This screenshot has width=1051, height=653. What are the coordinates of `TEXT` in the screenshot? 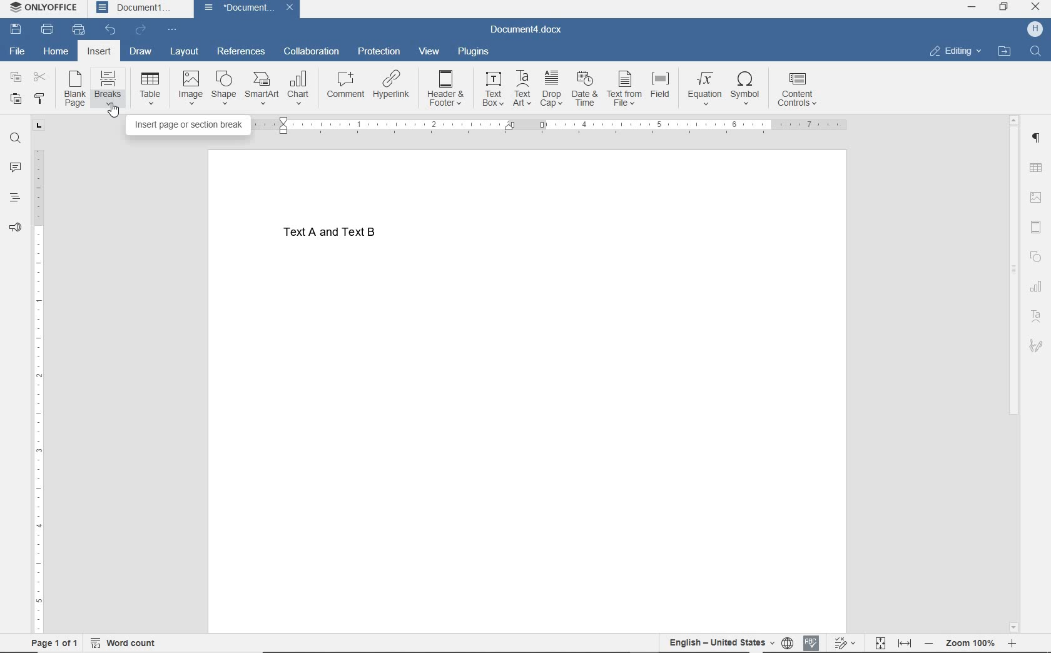 It's located at (343, 235).